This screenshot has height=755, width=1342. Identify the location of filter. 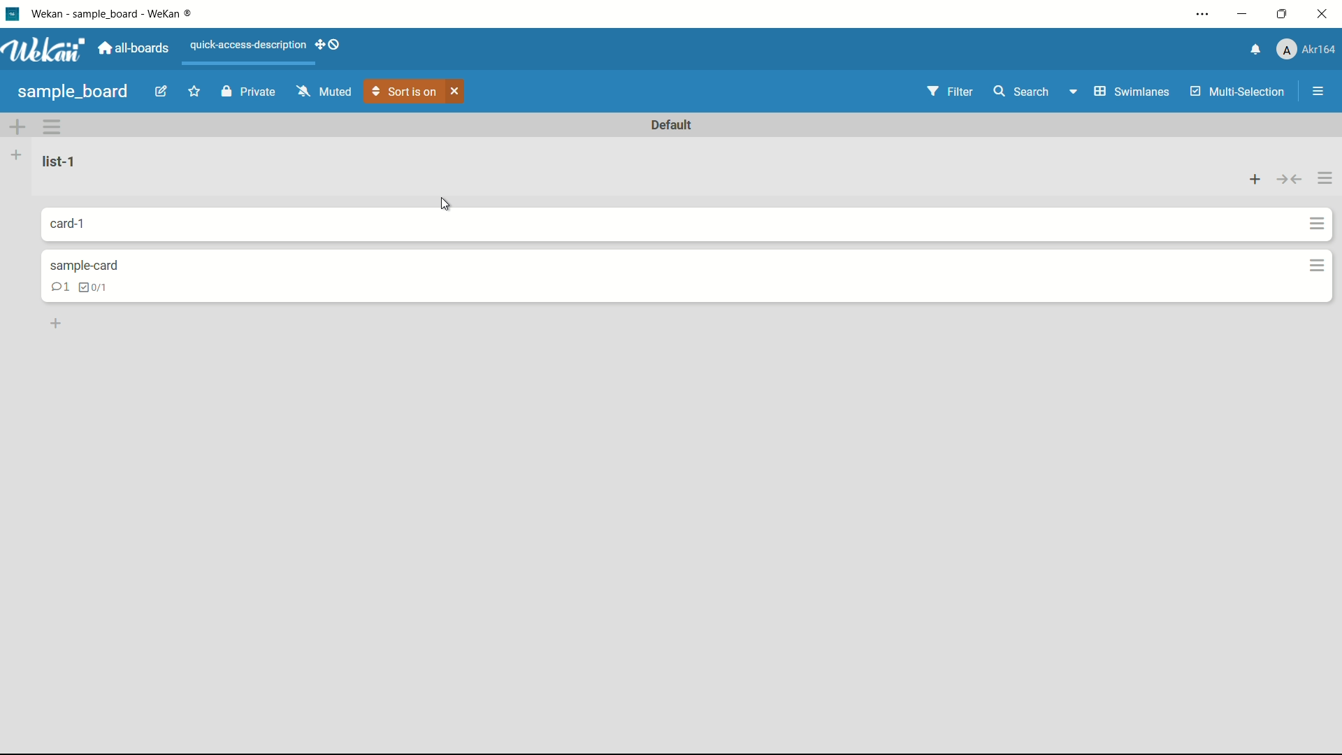
(951, 93).